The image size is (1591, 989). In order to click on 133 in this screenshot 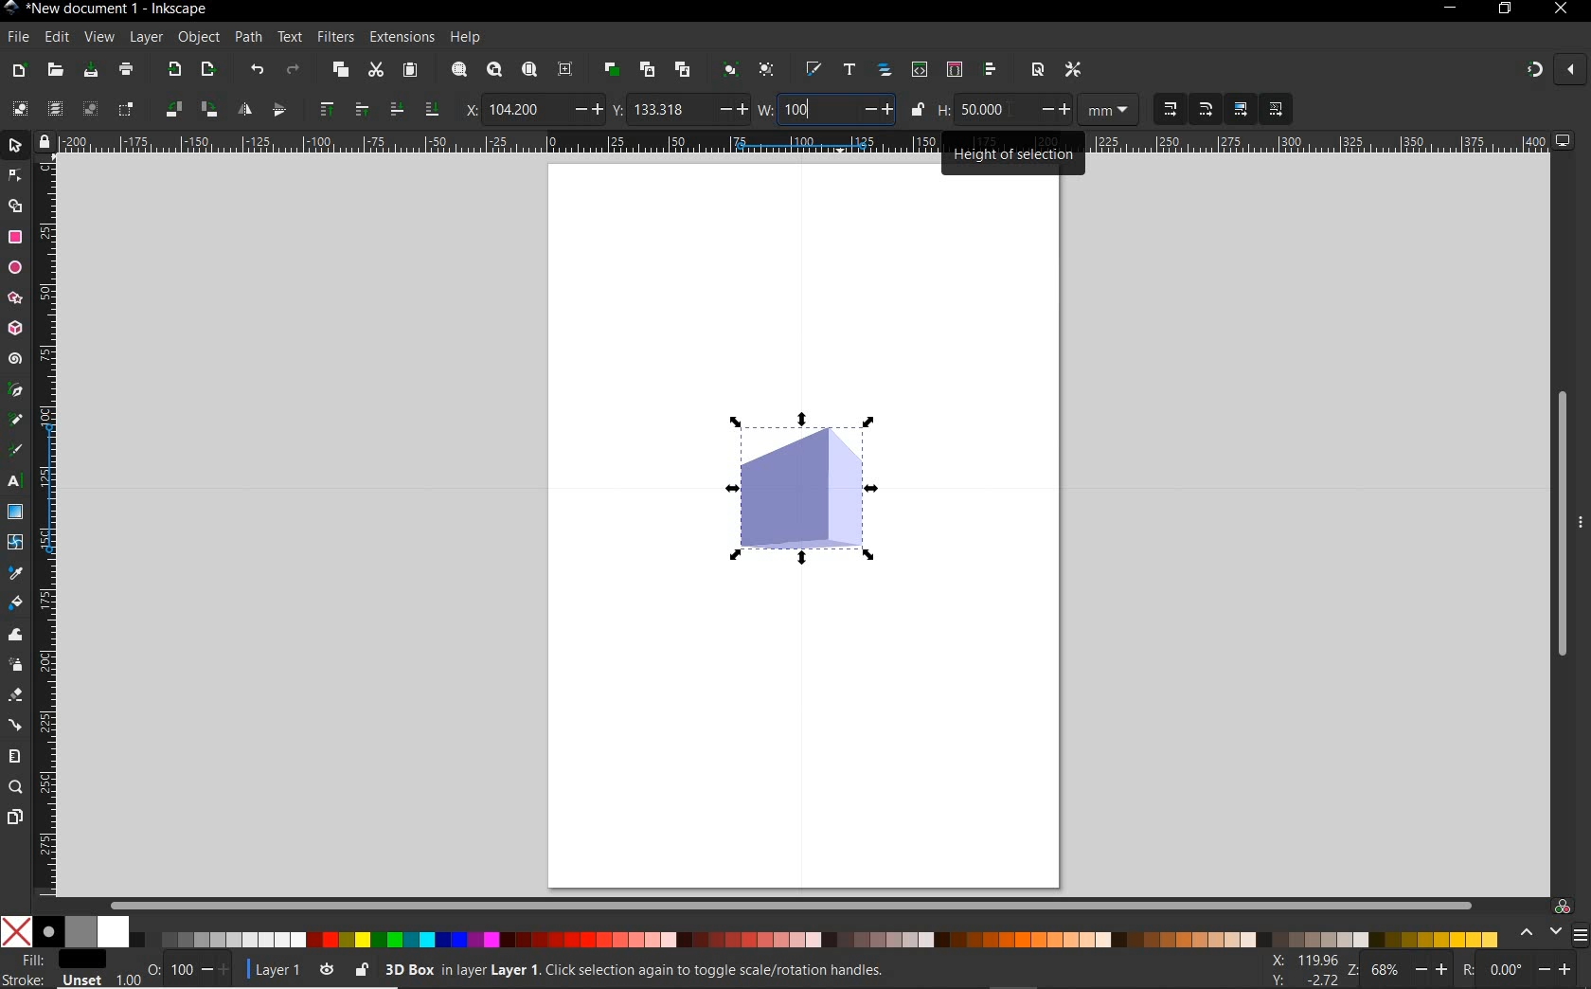, I will do `click(670, 109)`.